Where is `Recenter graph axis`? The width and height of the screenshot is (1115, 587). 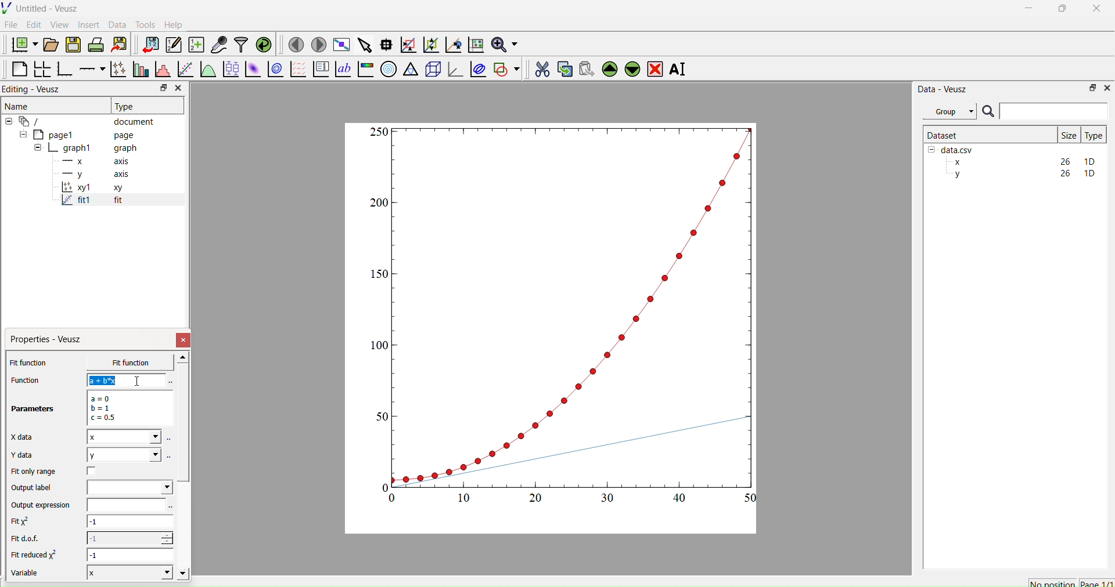 Recenter graph axis is located at coordinates (452, 44).